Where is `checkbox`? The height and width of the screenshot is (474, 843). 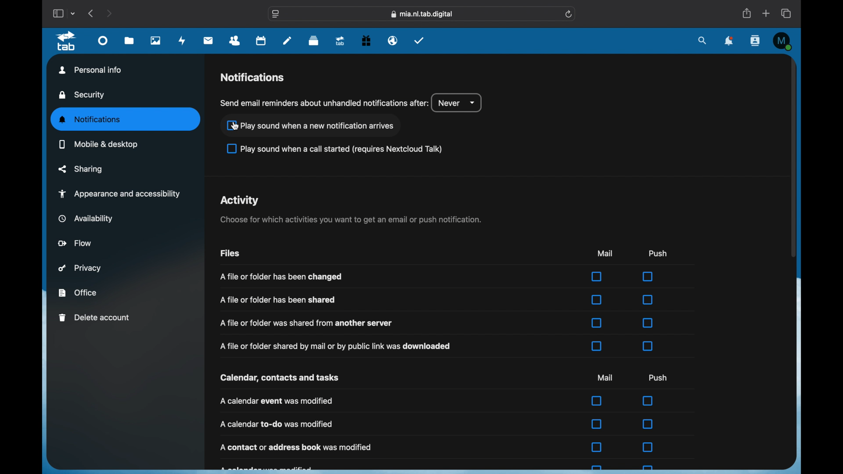 checkbox is located at coordinates (647, 468).